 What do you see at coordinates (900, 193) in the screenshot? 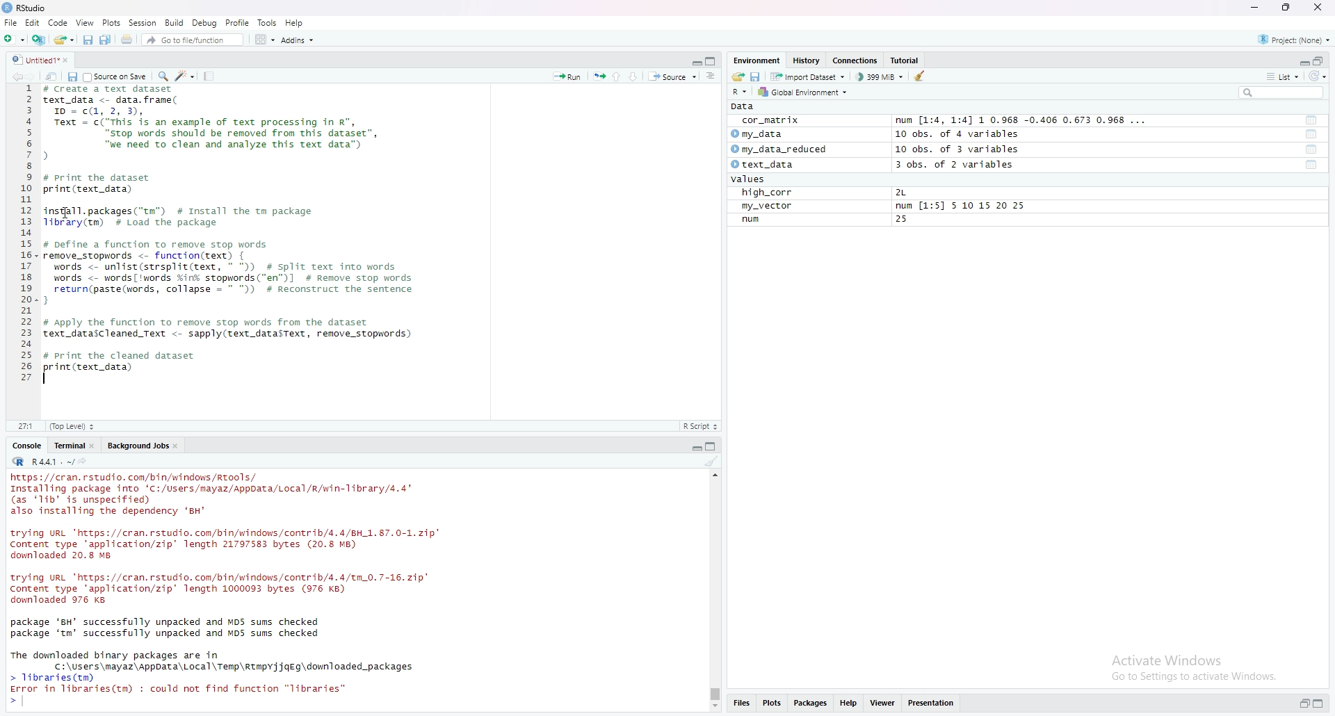
I see `2L` at bounding box center [900, 193].